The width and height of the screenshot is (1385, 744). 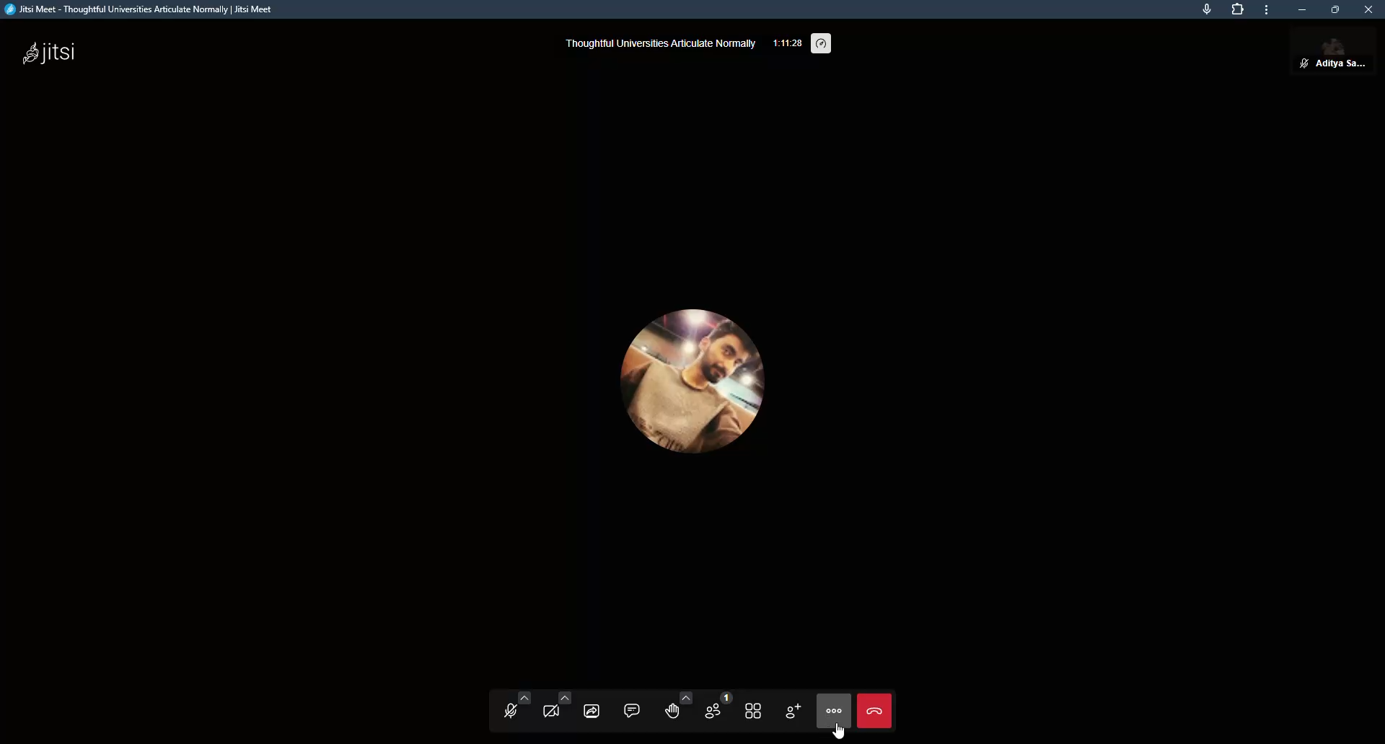 What do you see at coordinates (753, 712) in the screenshot?
I see `toggle tile view` at bounding box center [753, 712].